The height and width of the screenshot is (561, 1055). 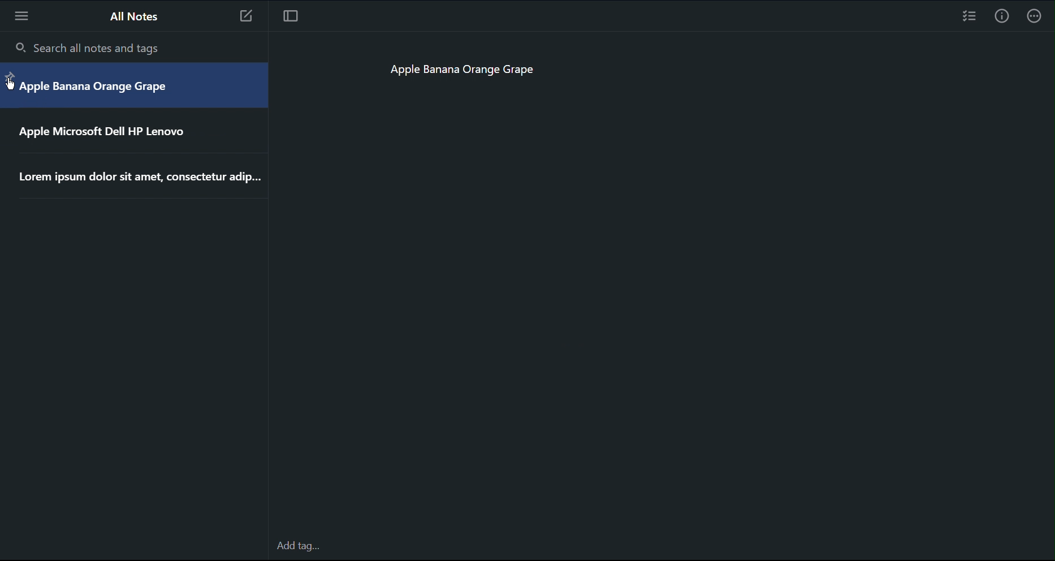 What do you see at coordinates (96, 86) in the screenshot?
I see `apple Banana Orange Grape` at bounding box center [96, 86].